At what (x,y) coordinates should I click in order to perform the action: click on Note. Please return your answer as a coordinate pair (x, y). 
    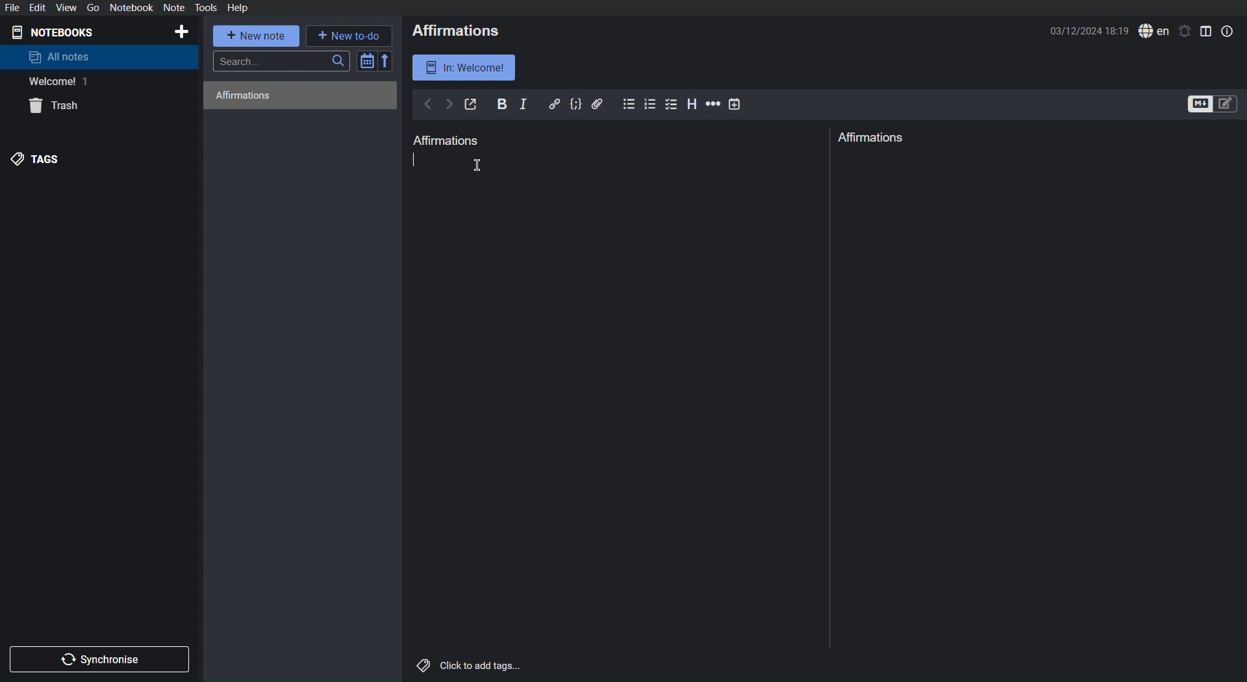
    Looking at the image, I should click on (173, 8).